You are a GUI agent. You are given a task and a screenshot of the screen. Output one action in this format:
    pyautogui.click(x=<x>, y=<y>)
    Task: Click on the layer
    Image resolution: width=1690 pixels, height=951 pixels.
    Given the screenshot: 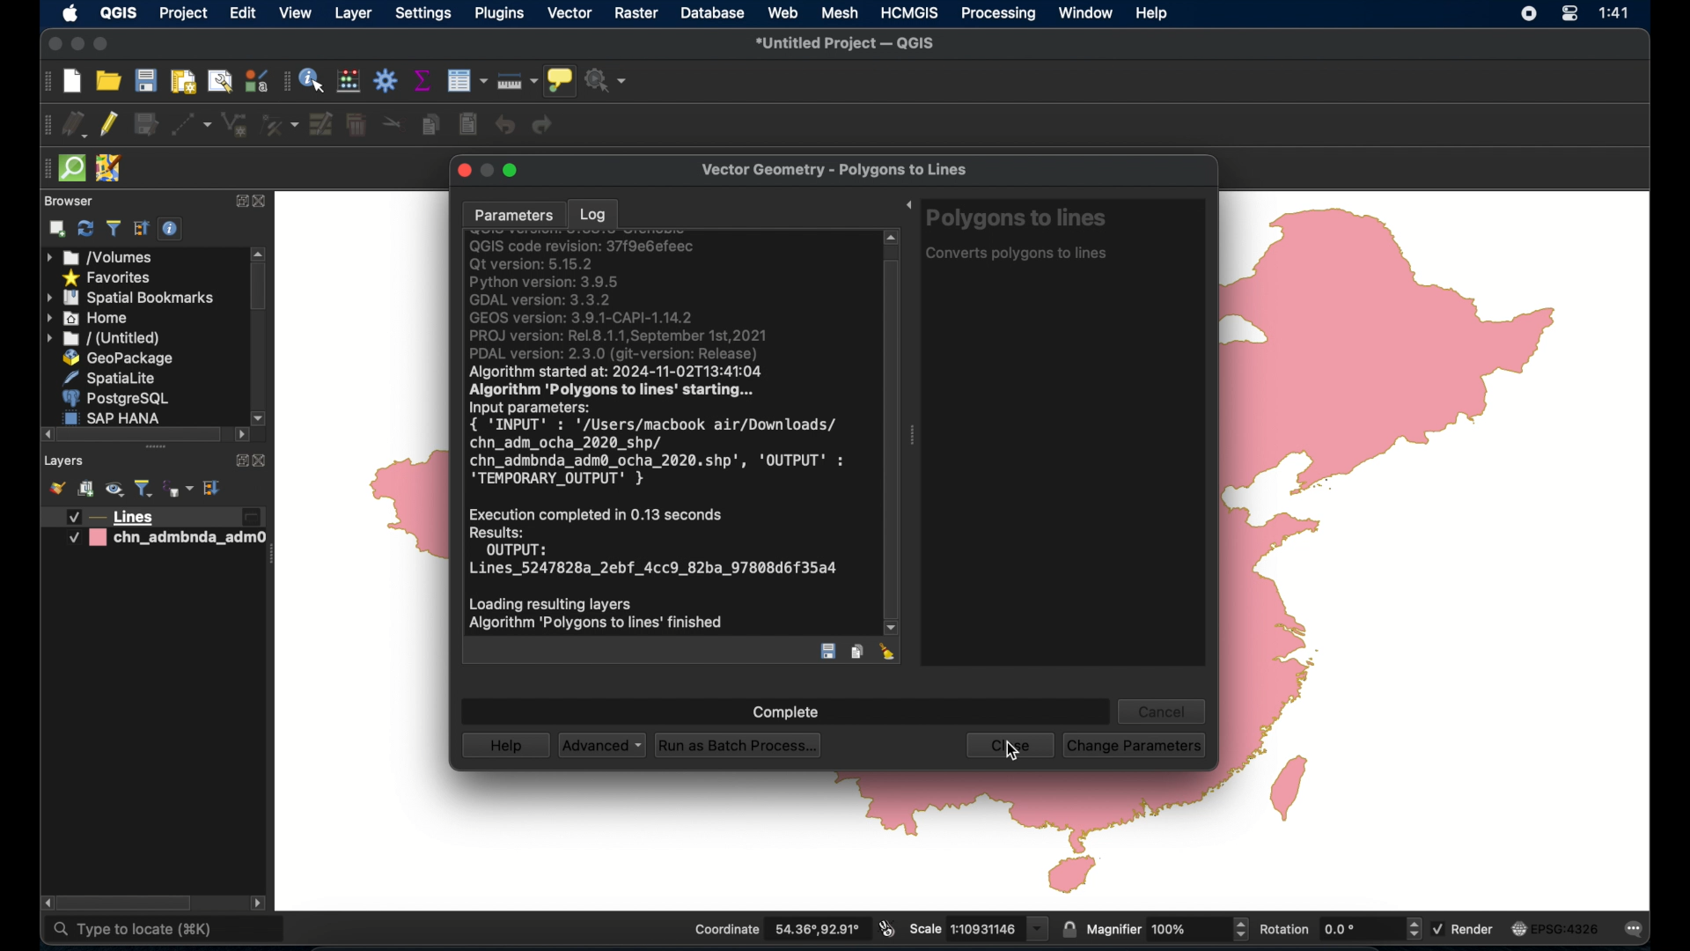 What is the action you would take?
    pyautogui.click(x=351, y=14)
    